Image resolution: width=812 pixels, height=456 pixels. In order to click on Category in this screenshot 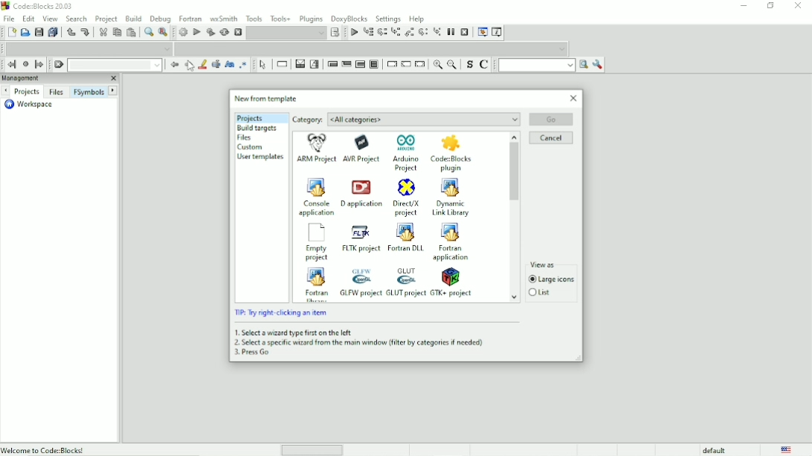, I will do `click(406, 120)`.